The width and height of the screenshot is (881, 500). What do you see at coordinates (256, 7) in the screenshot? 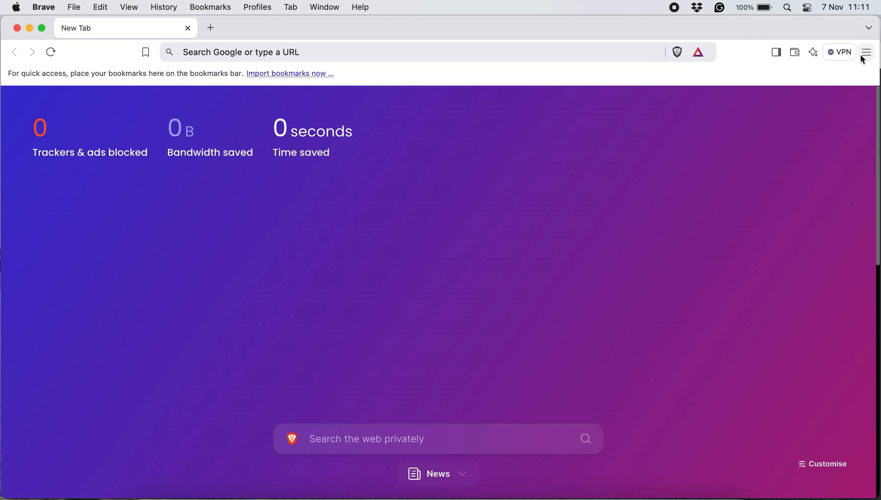
I see `profiles` at bounding box center [256, 7].